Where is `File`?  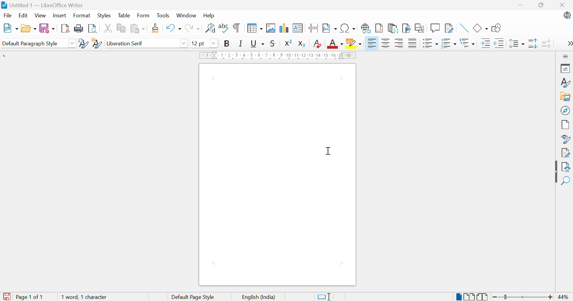
File is located at coordinates (9, 16).